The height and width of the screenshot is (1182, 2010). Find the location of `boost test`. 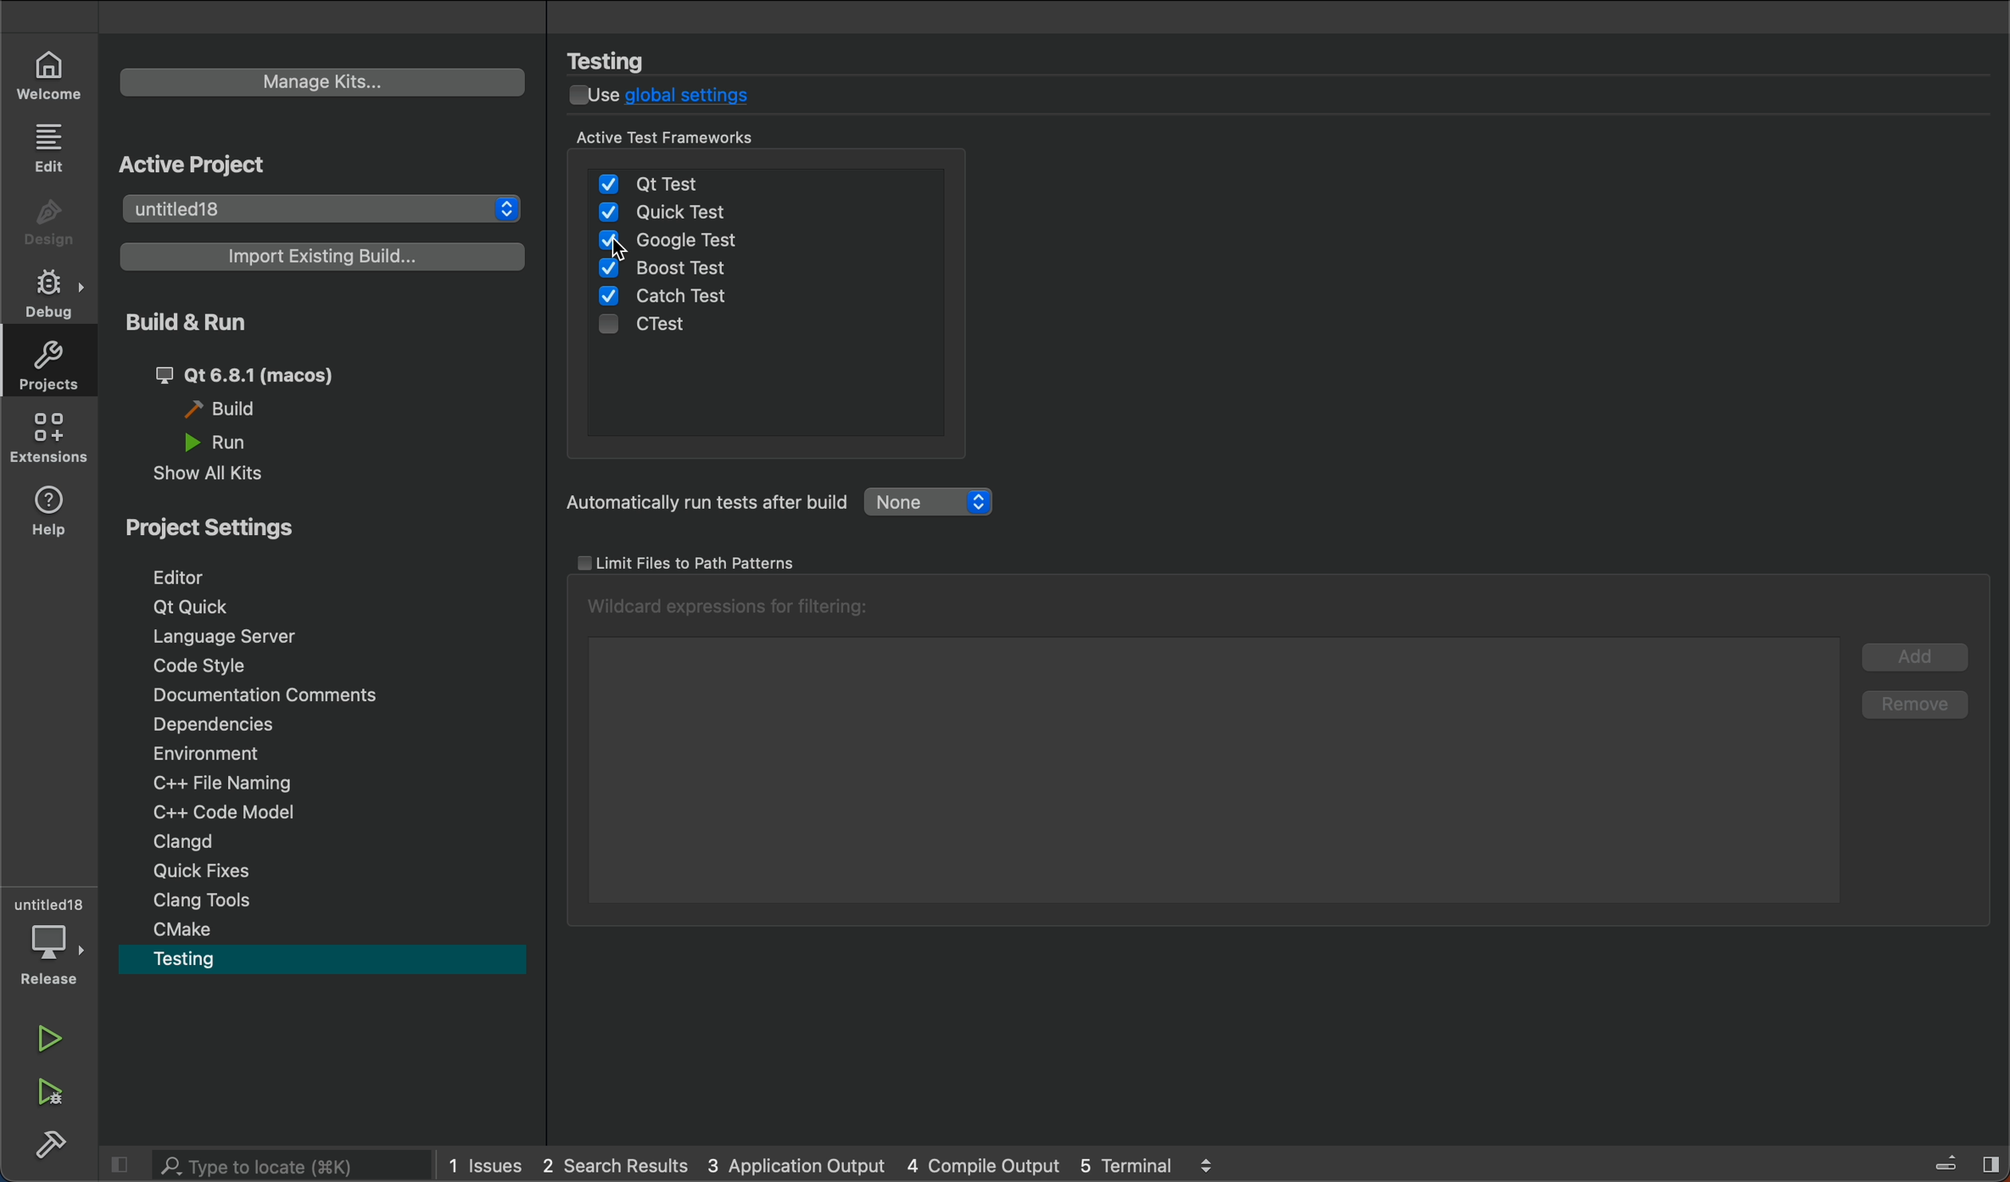

boost test is located at coordinates (665, 270).